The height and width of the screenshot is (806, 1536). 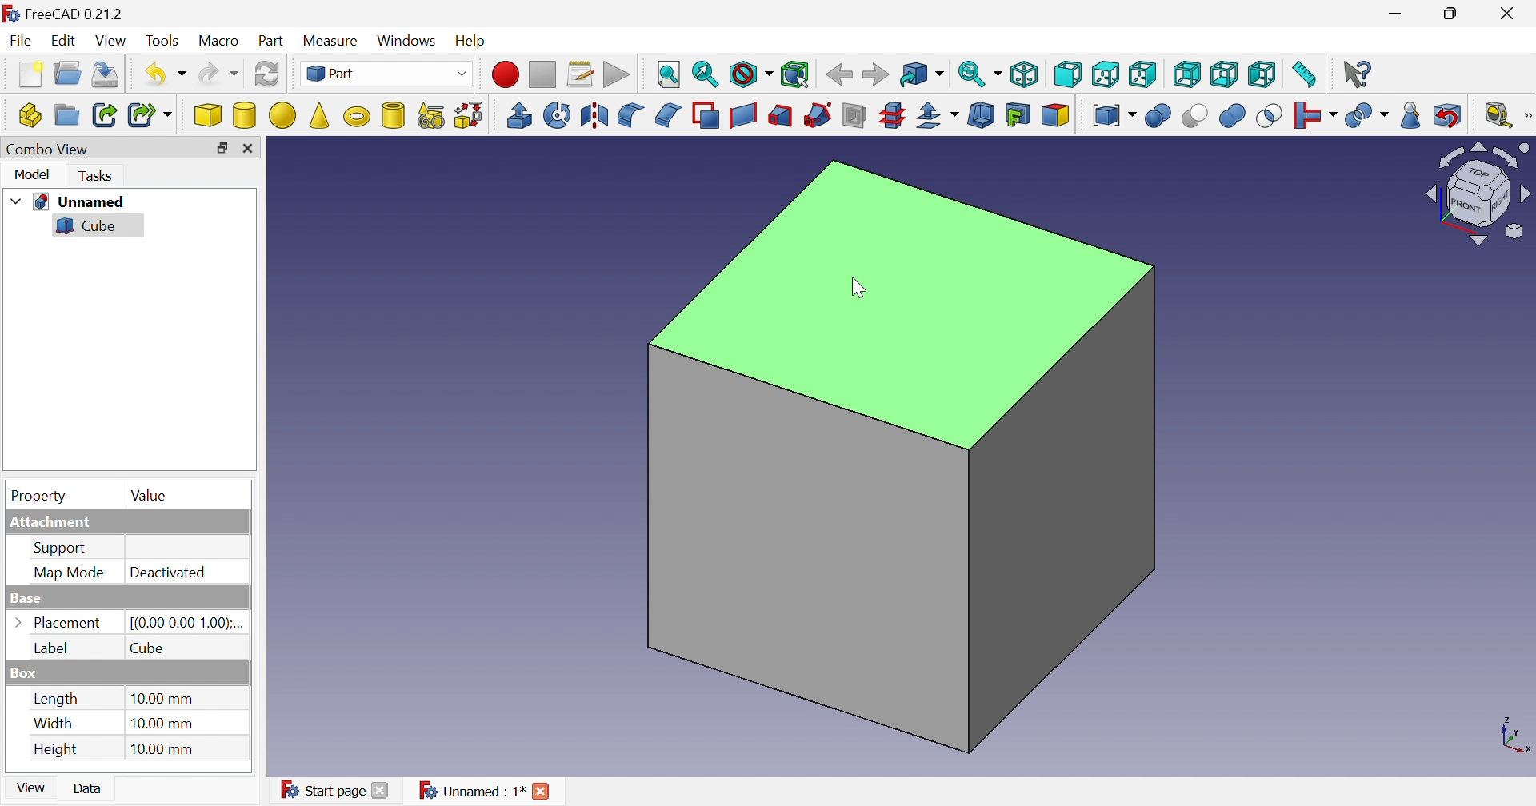 What do you see at coordinates (87, 788) in the screenshot?
I see `Data` at bounding box center [87, 788].